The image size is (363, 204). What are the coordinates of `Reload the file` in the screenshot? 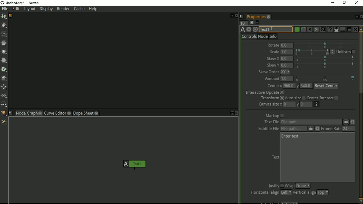 It's located at (317, 129).